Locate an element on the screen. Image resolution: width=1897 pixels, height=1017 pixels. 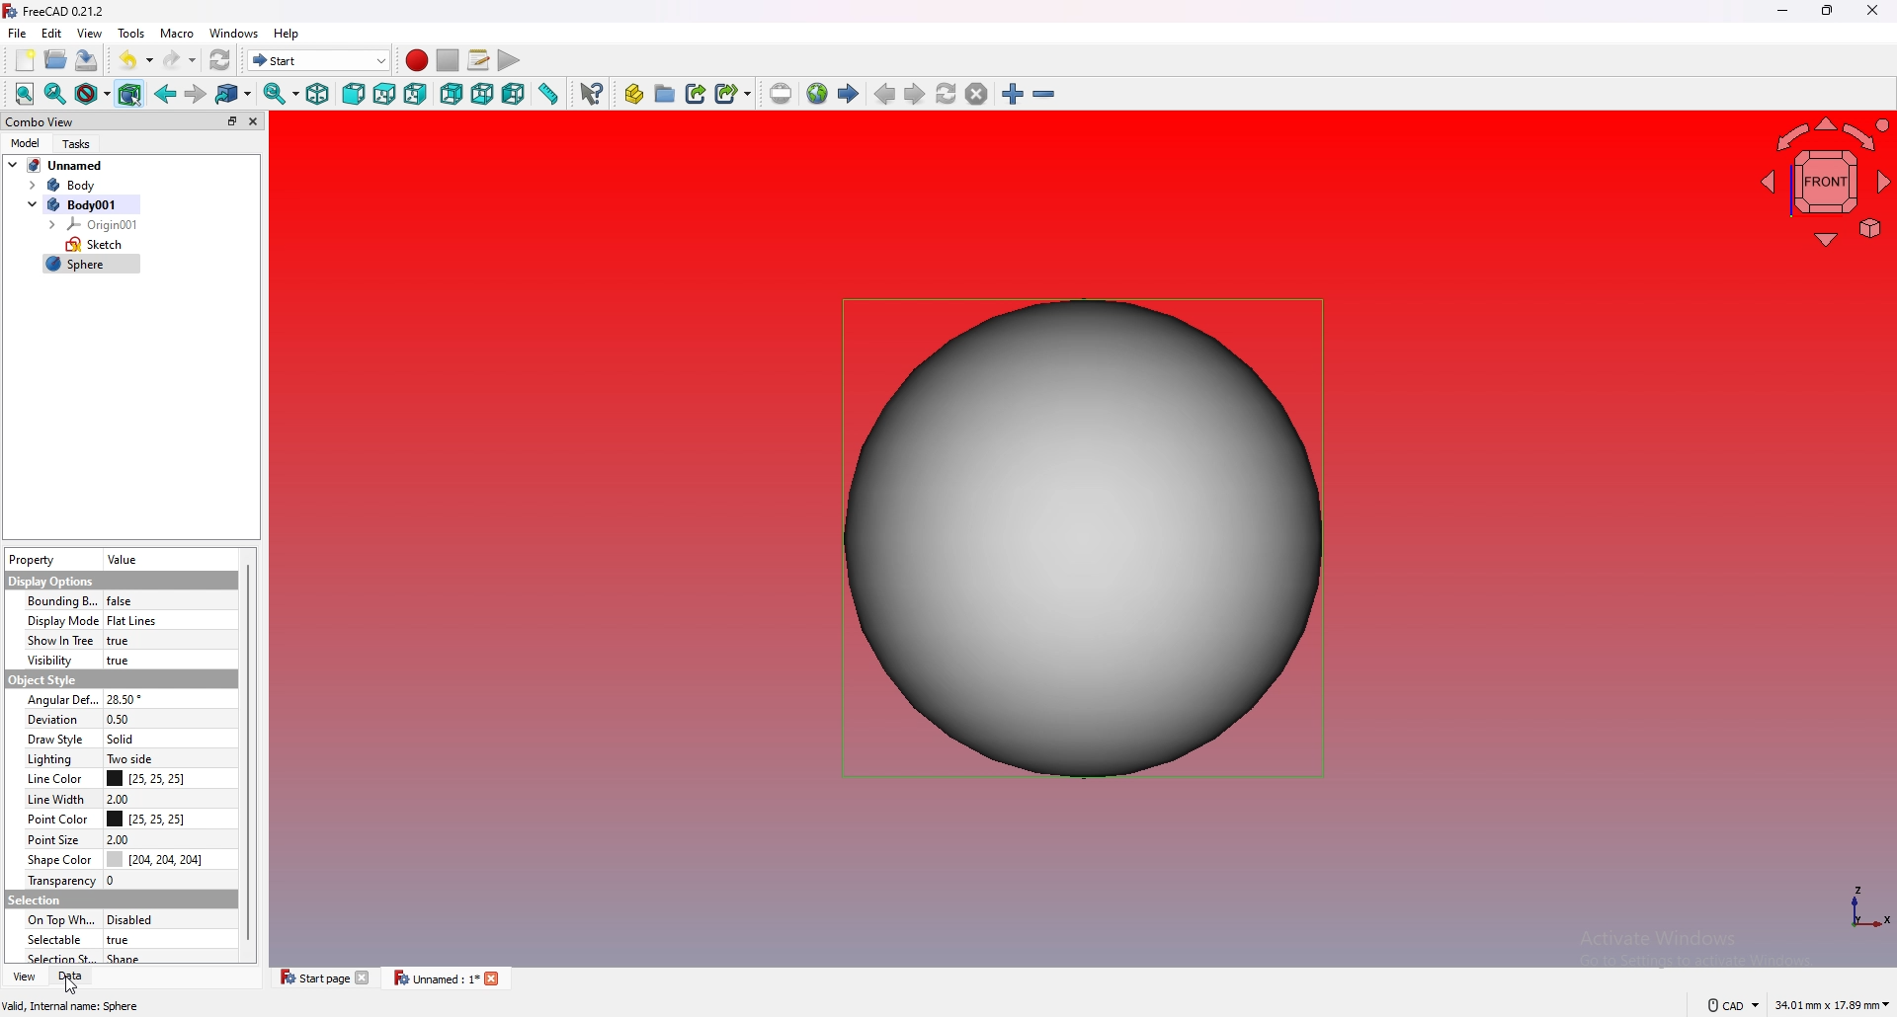
description is located at coordinates (71, 1007).